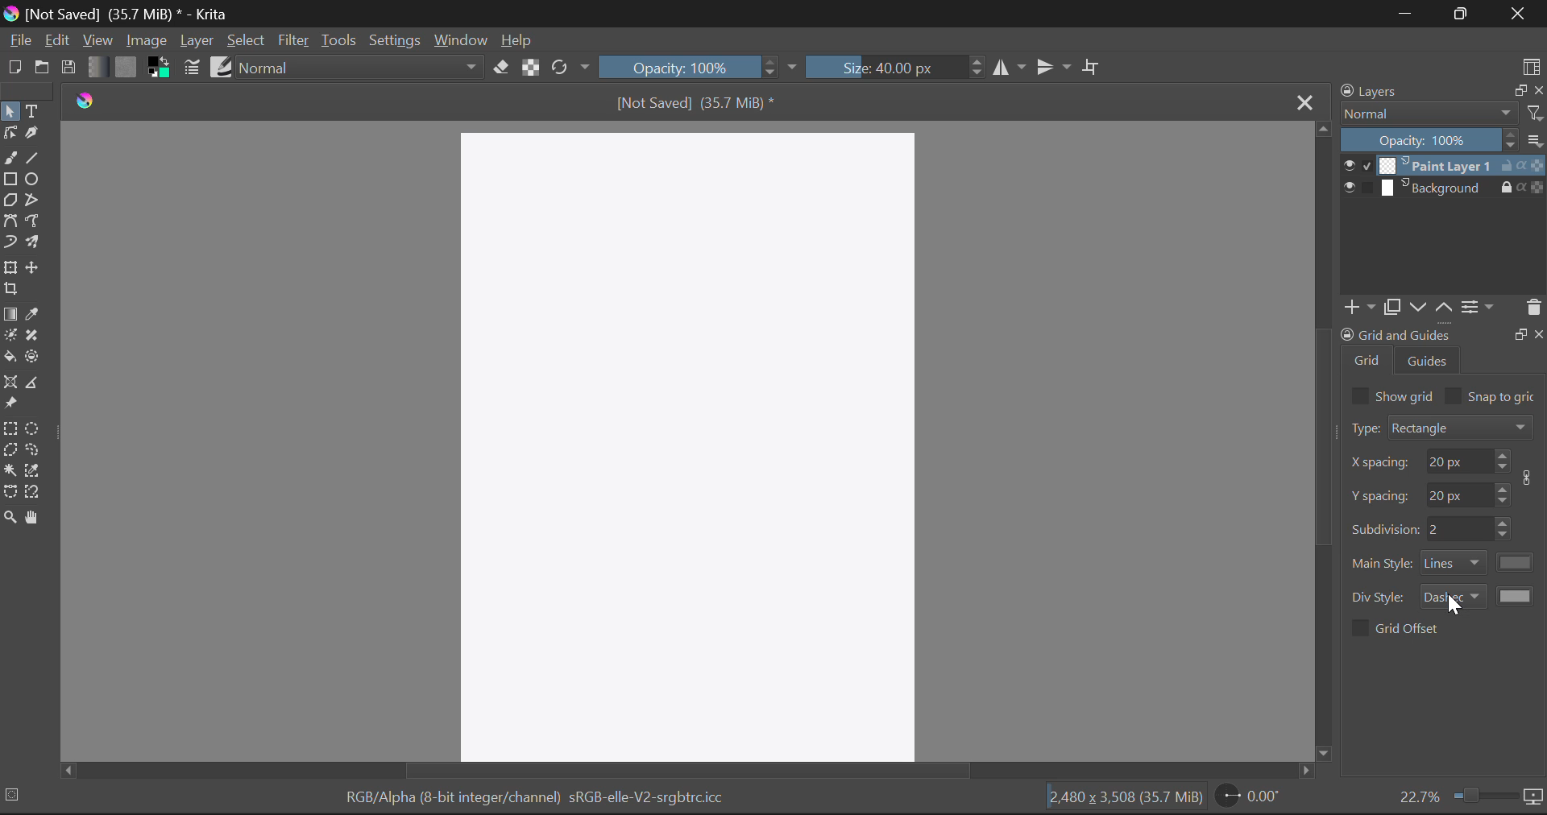 This screenshot has height=815, width=1547. I want to click on spacing x, so click(1457, 461).